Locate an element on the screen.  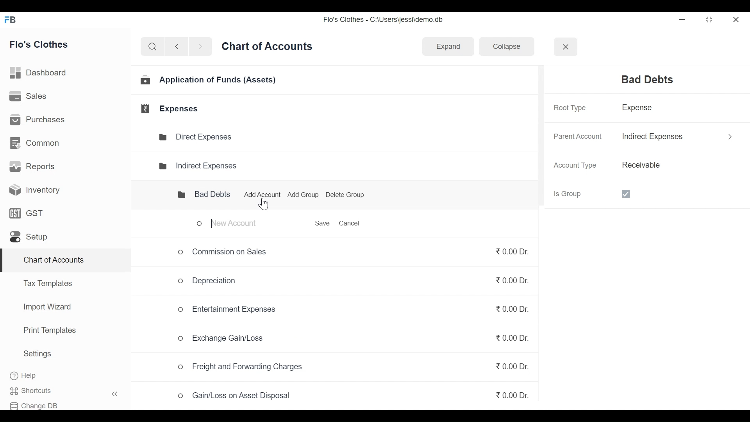
Chart of Accounts is located at coordinates (269, 49).